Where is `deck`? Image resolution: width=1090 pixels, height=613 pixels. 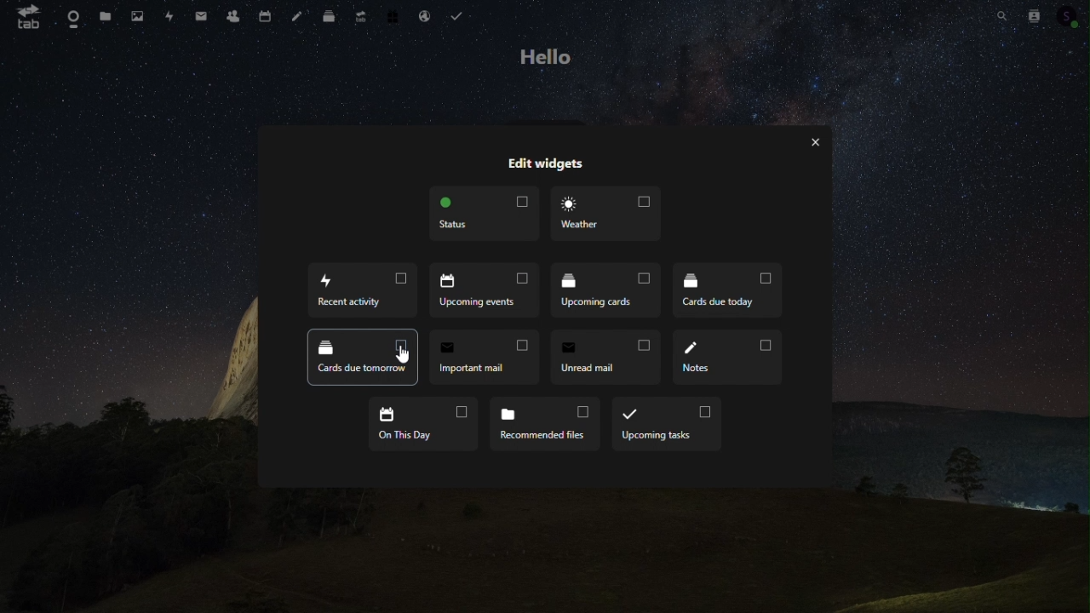 deck is located at coordinates (326, 14).